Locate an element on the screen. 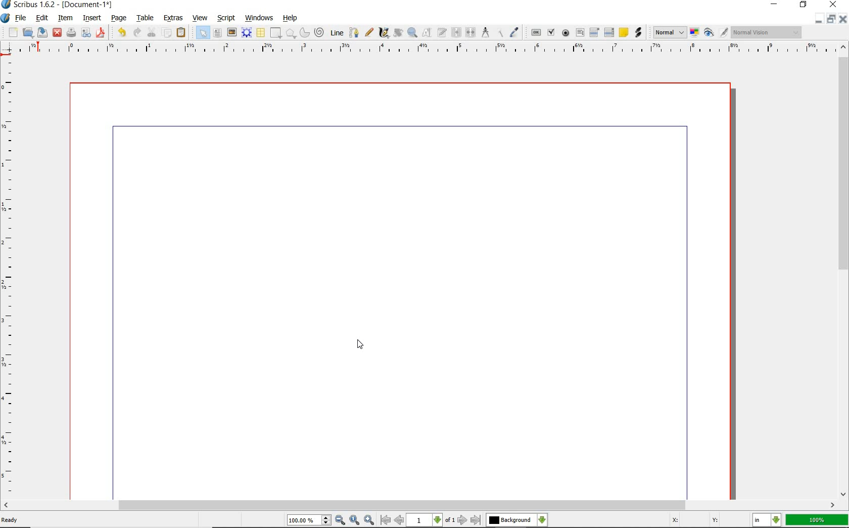 The width and height of the screenshot is (849, 528). save is located at coordinates (102, 32).